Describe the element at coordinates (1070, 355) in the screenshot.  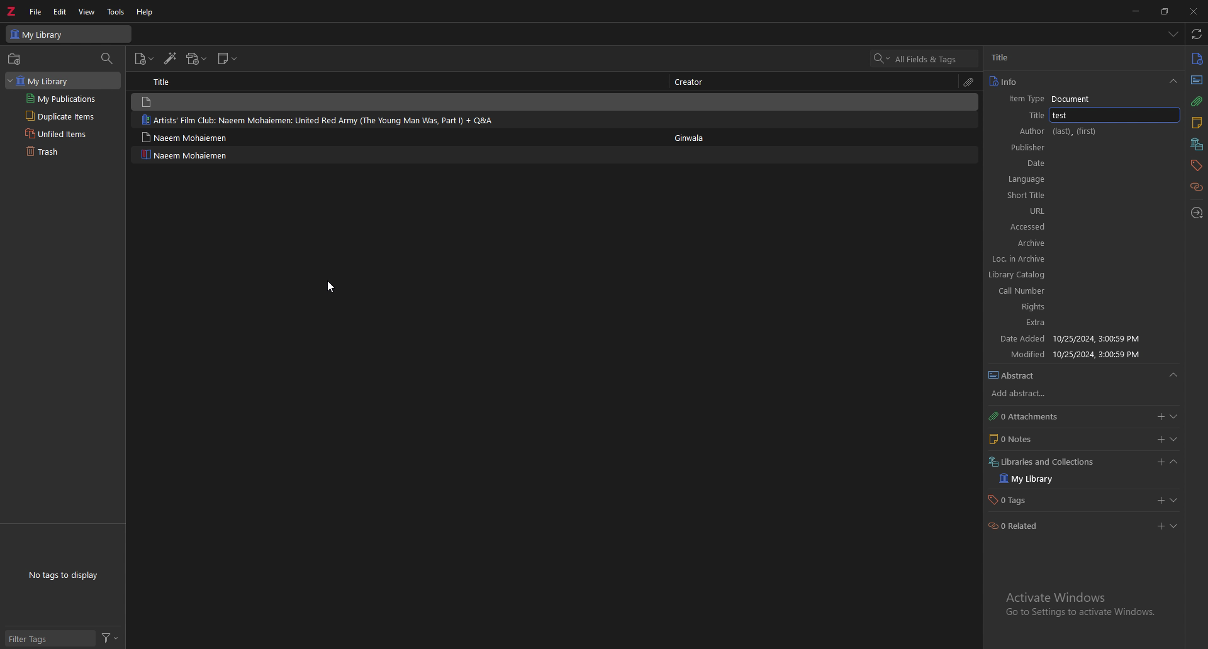
I see `accessed` at that location.